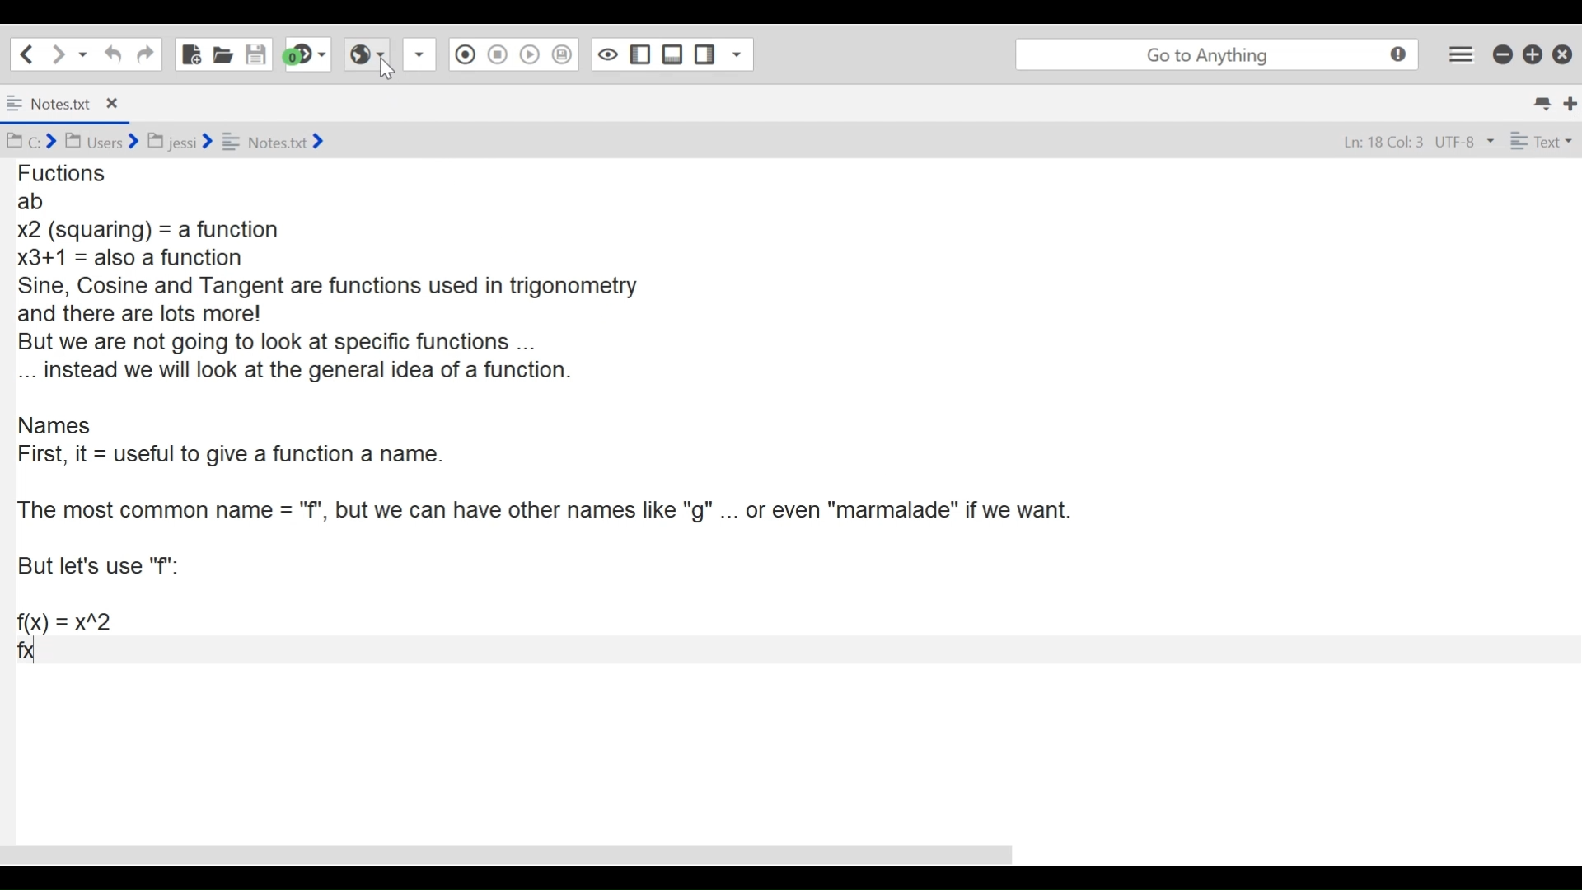 The height and width of the screenshot is (890, 1582). Describe the element at coordinates (421, 54) in the screenshot. I see `show specific sidebar/tab` at that location.